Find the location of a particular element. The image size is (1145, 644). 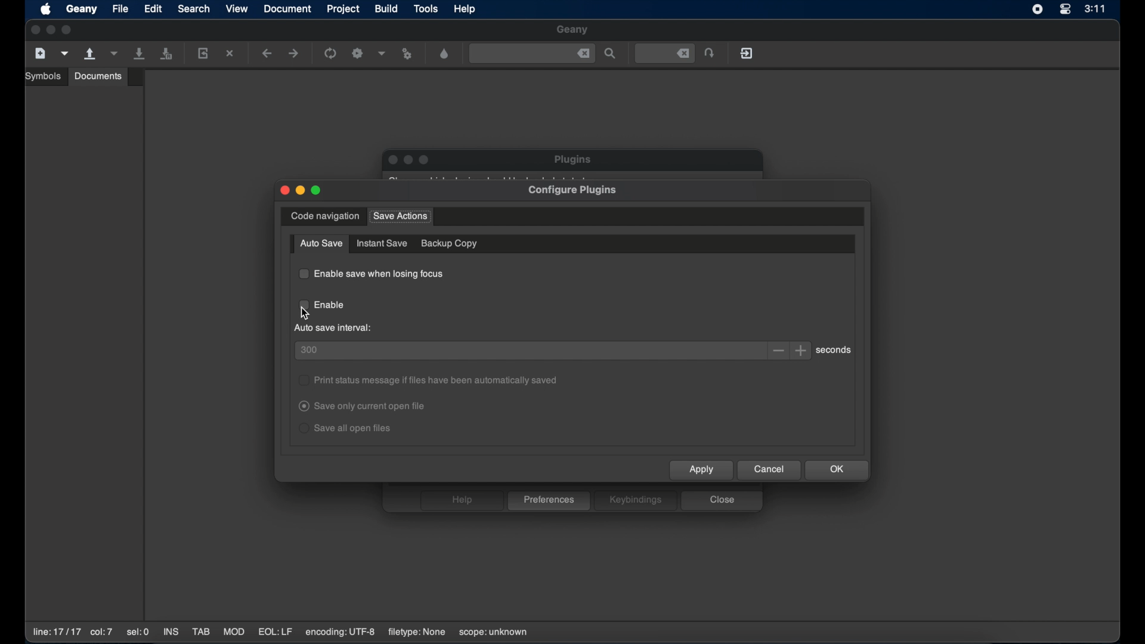

enable checkbox is located at coordinates (323, 306).